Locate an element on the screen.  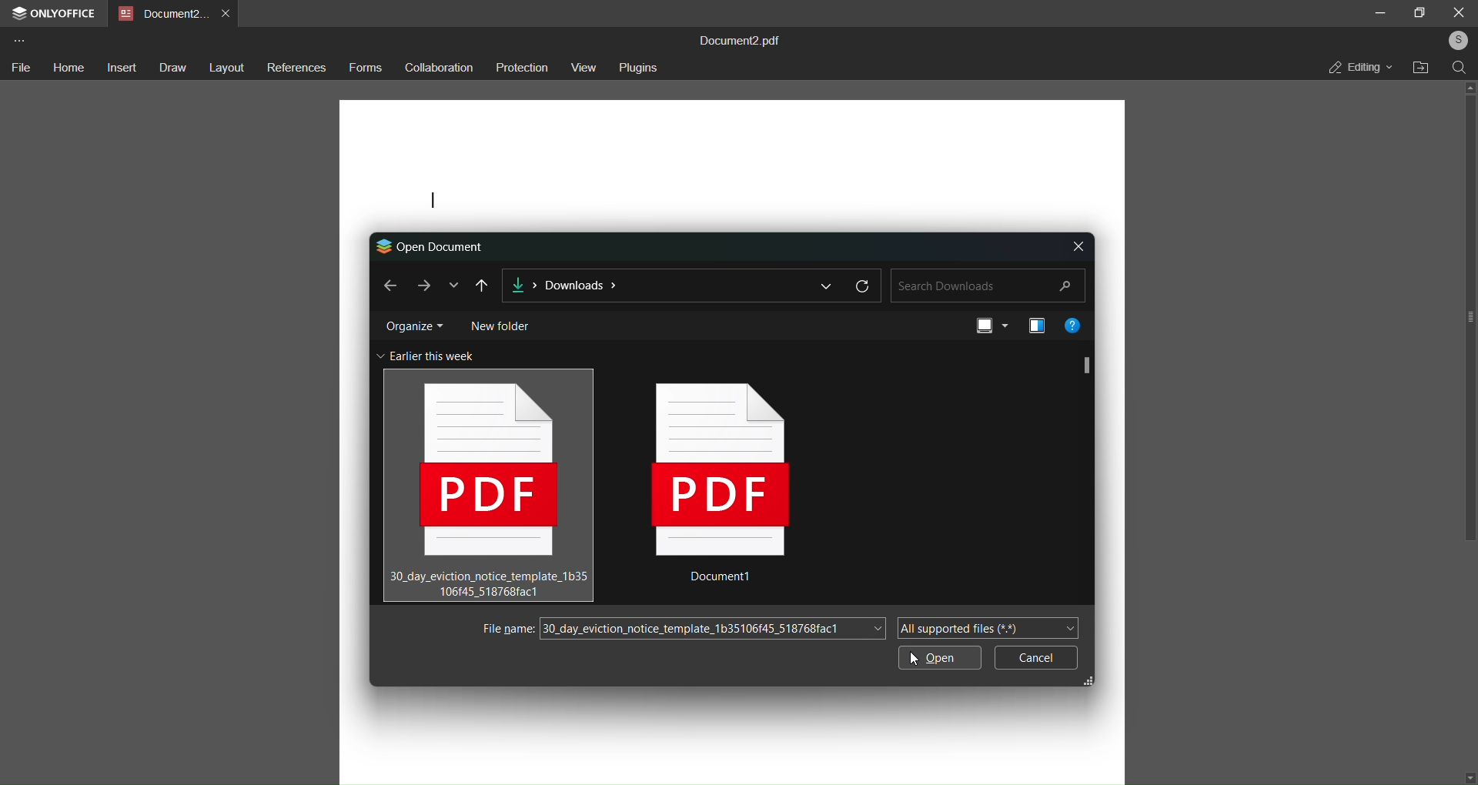
title is located at coordinates (746, 39).